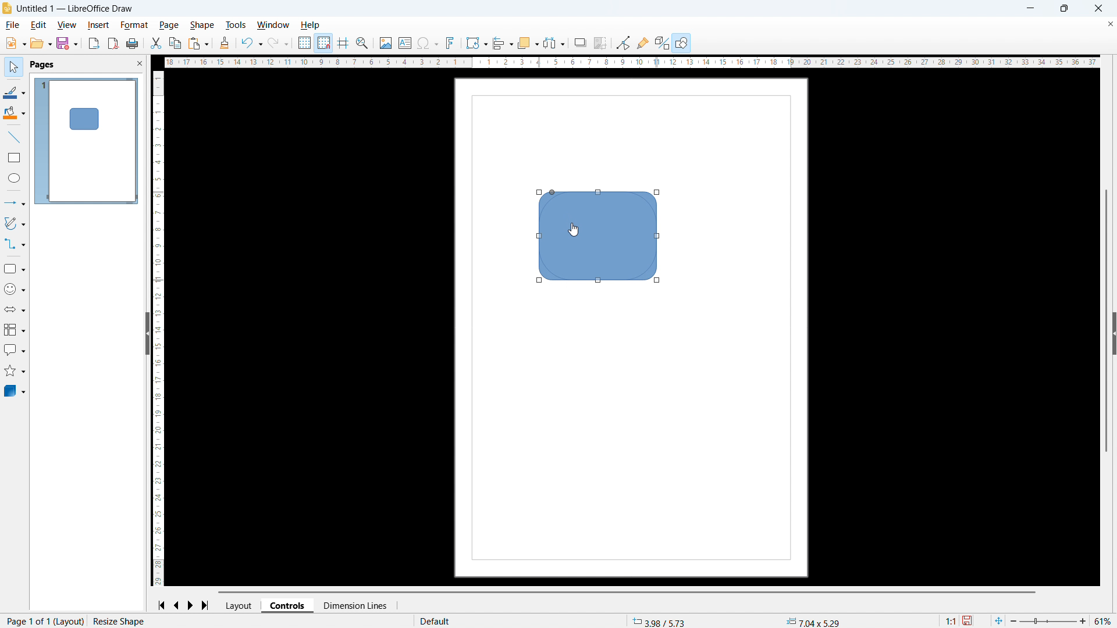 The image size is (1117, 628). Describe the element at coordinates (628, 592) in the screenshot. I see `Horizontal scroll bar ` at that location.